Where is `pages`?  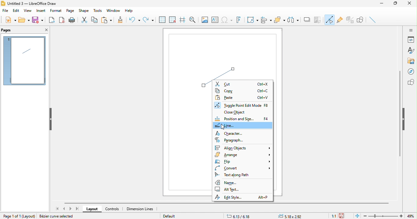 pages is located at coordinates (11, 30).